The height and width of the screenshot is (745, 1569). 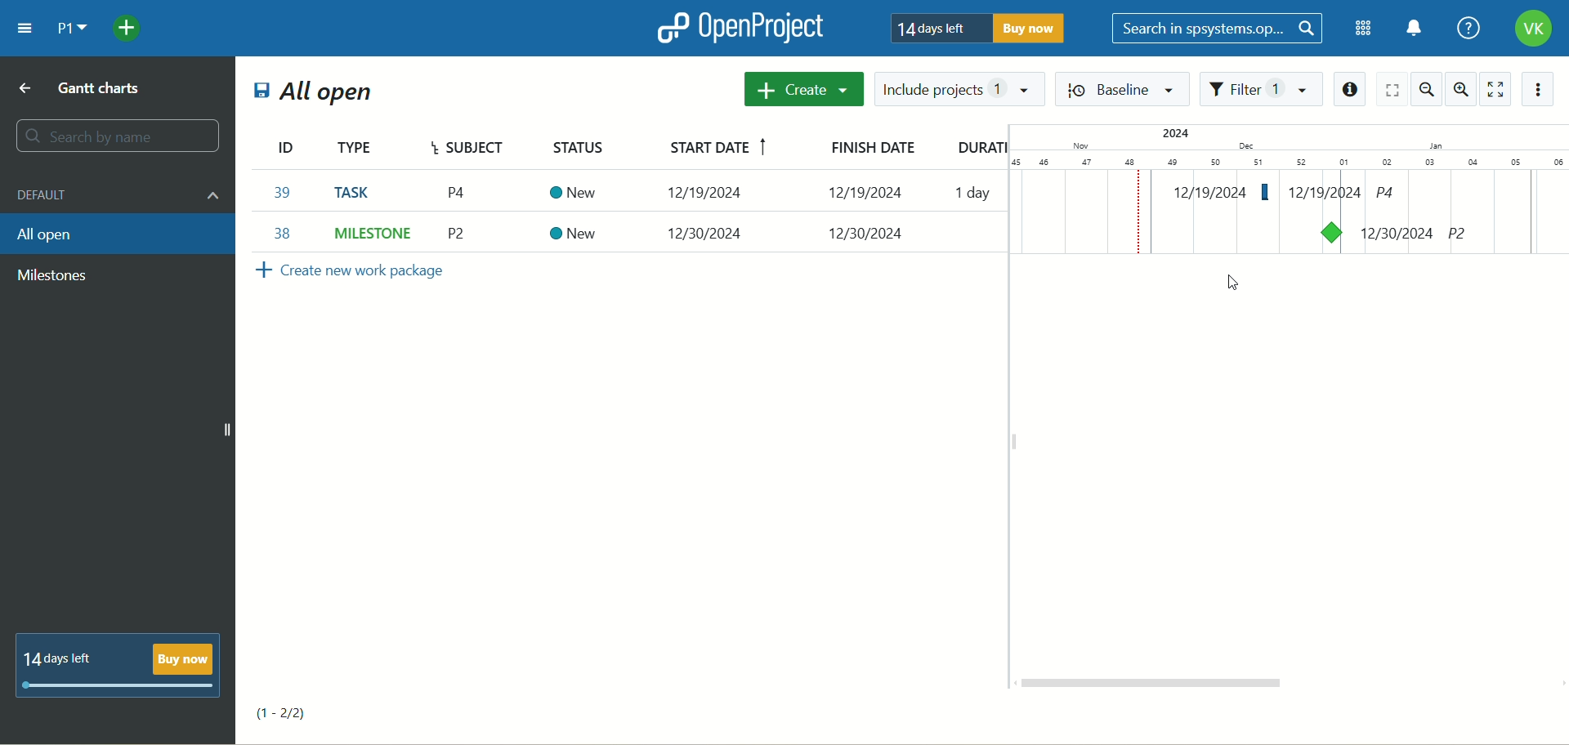 What do you see at coordinates (373, 230) in the screenshot?
I see `TASK` at bounding box center [373, 230].